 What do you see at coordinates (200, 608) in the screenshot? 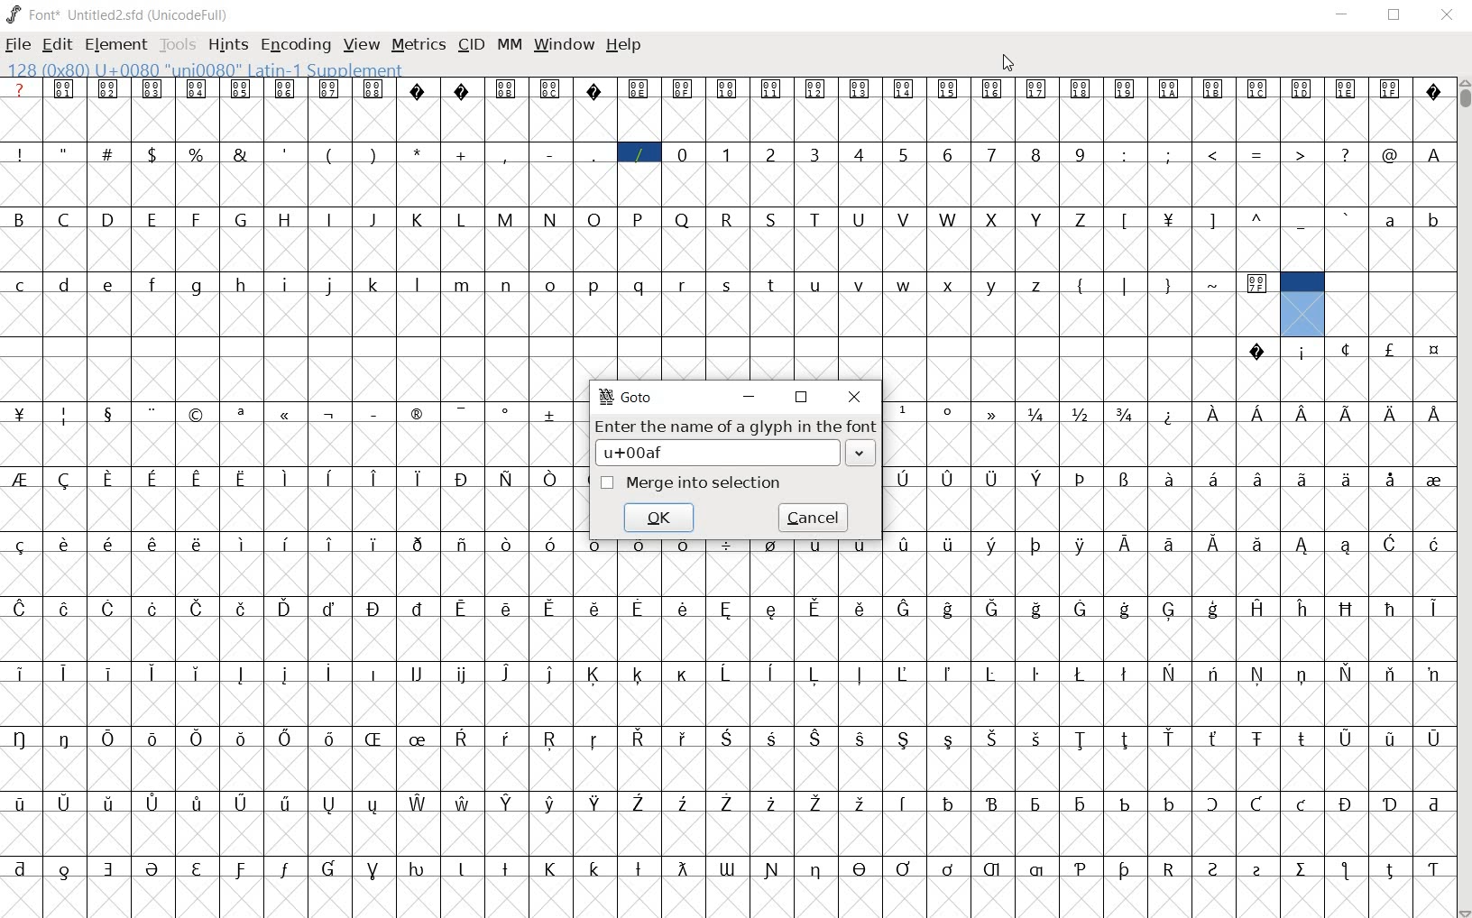
I see `Symbol` at bounding box center [200, 608].